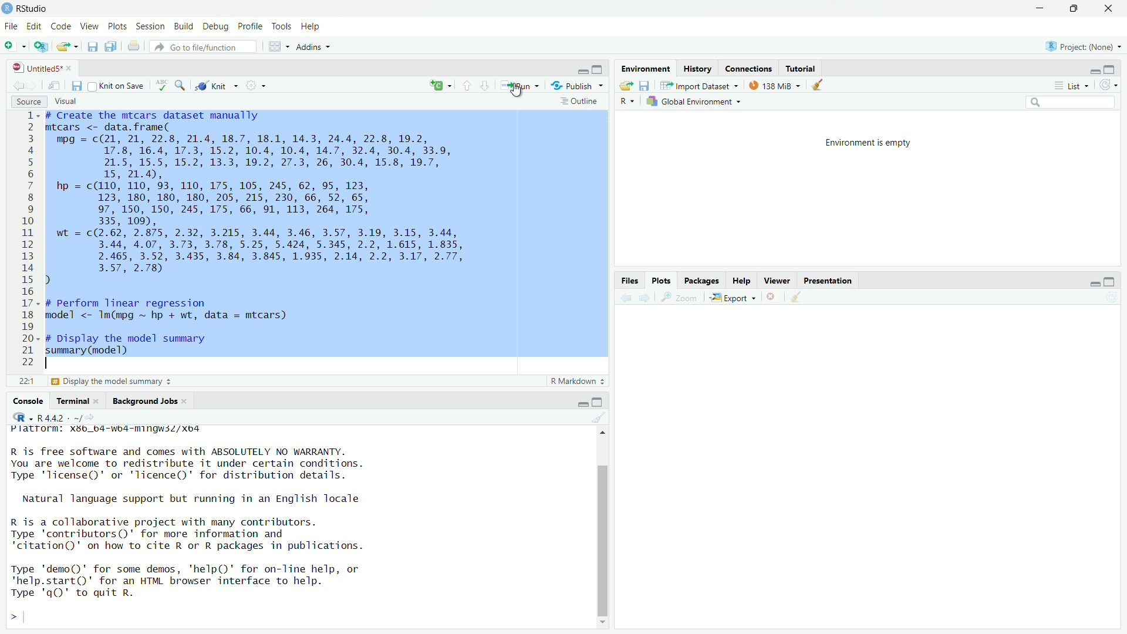 This screenshot has height=634, width=1127. Describe the element at coordinates (28, 103) in the screenshot. I see `source` at that location.